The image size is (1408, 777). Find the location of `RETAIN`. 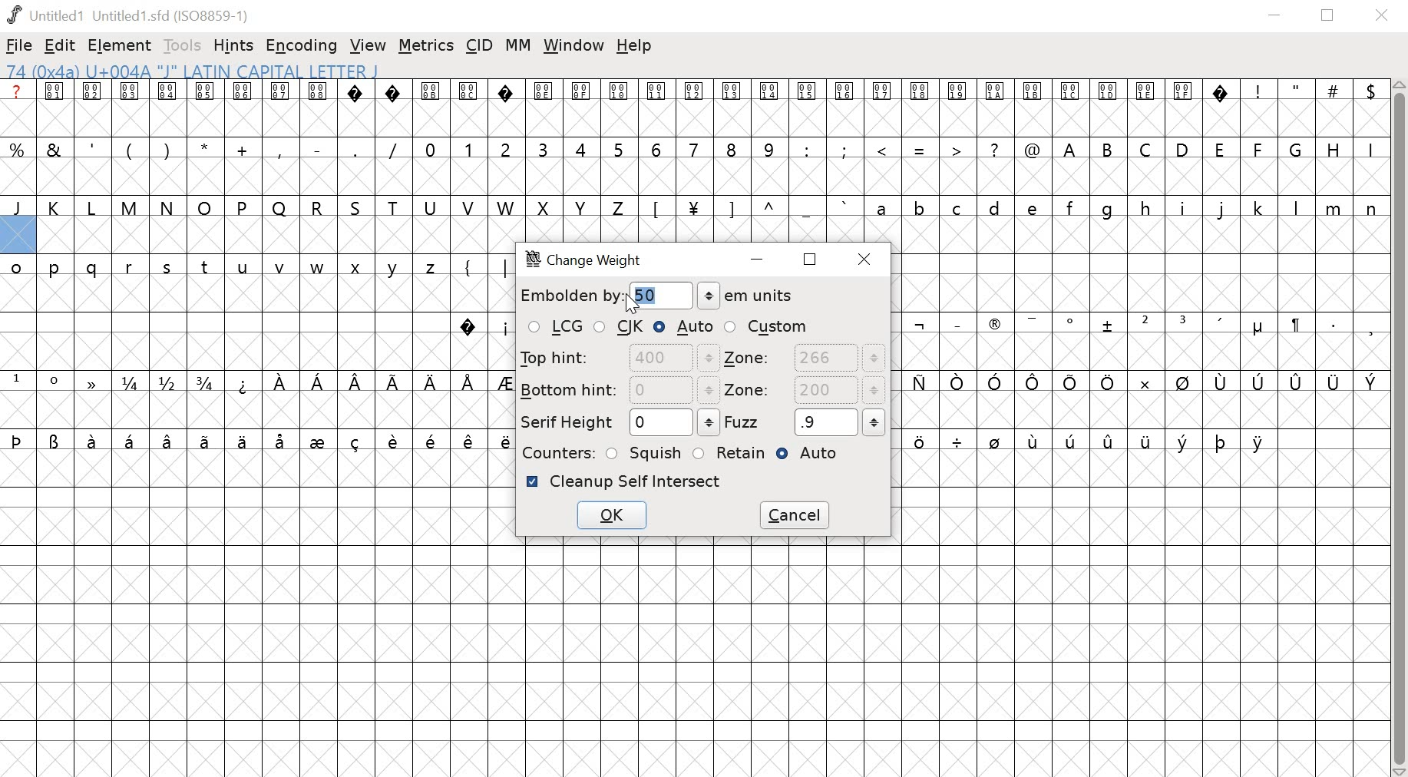

RETAIN is located at coordinates (729, 453).